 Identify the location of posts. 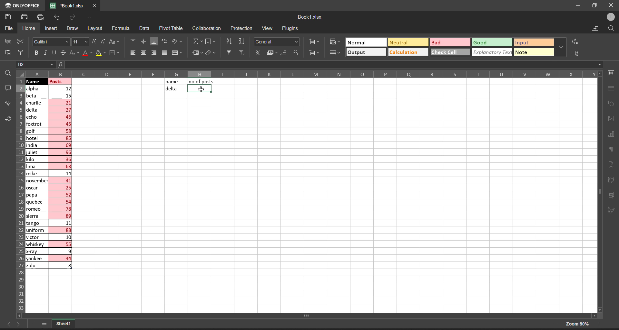
(61, 175).